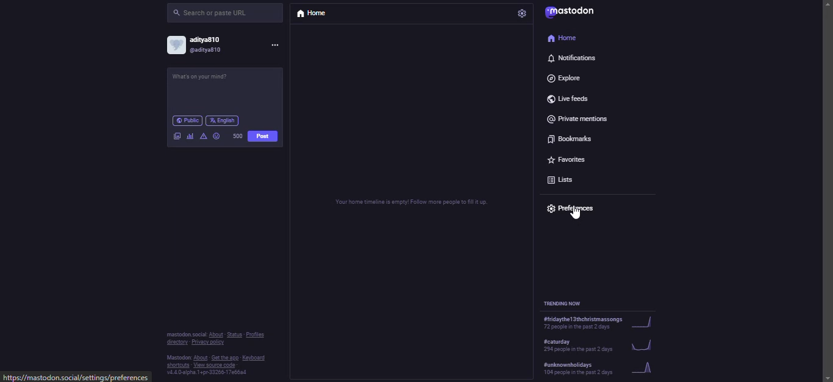 This screenshot has width=833, height=382. Describe the element at coordinates (572, 158) in the screenshot. I see `favorites` at that location.